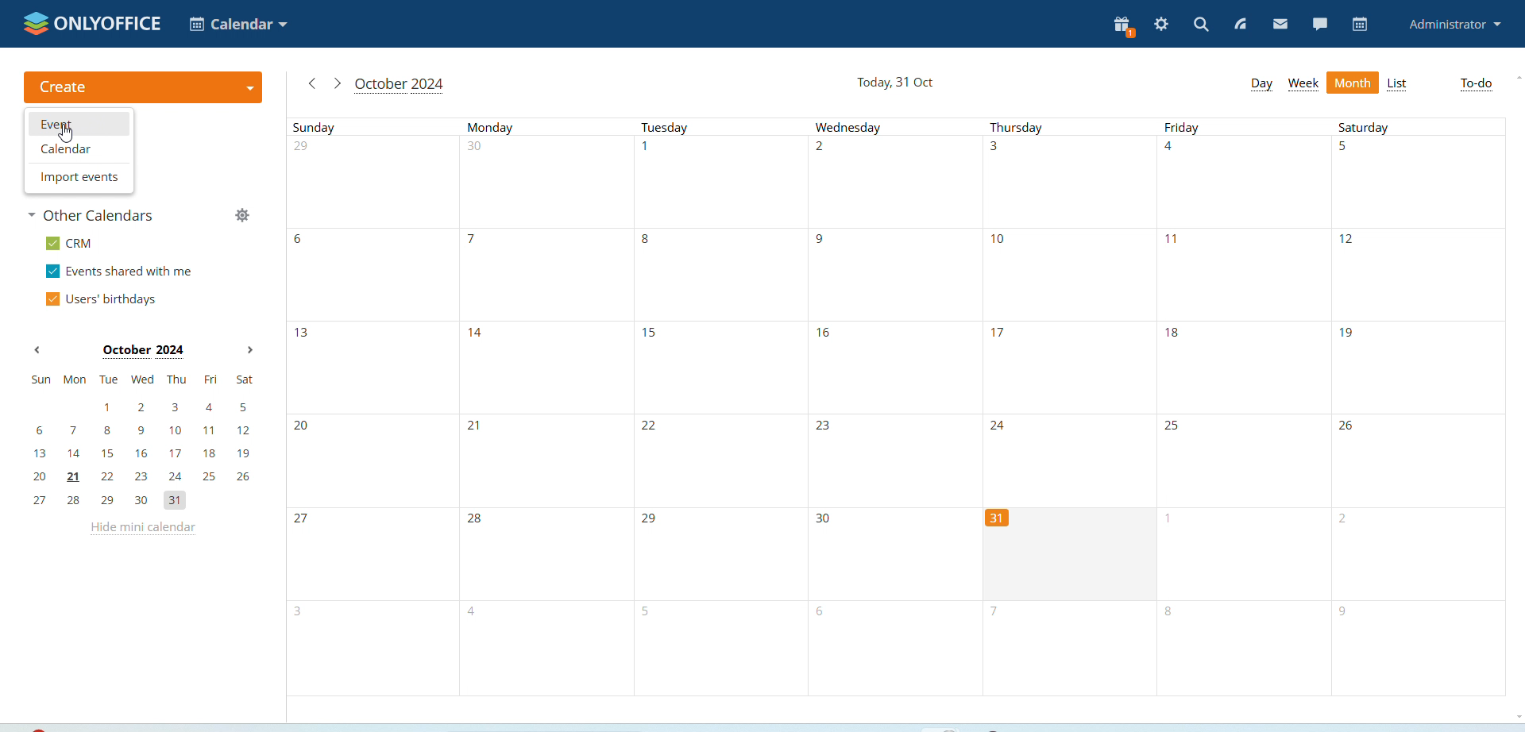 The width and height of the screenshot is (1525, 732). I want to click on Saturdays, so click(1419, 406).